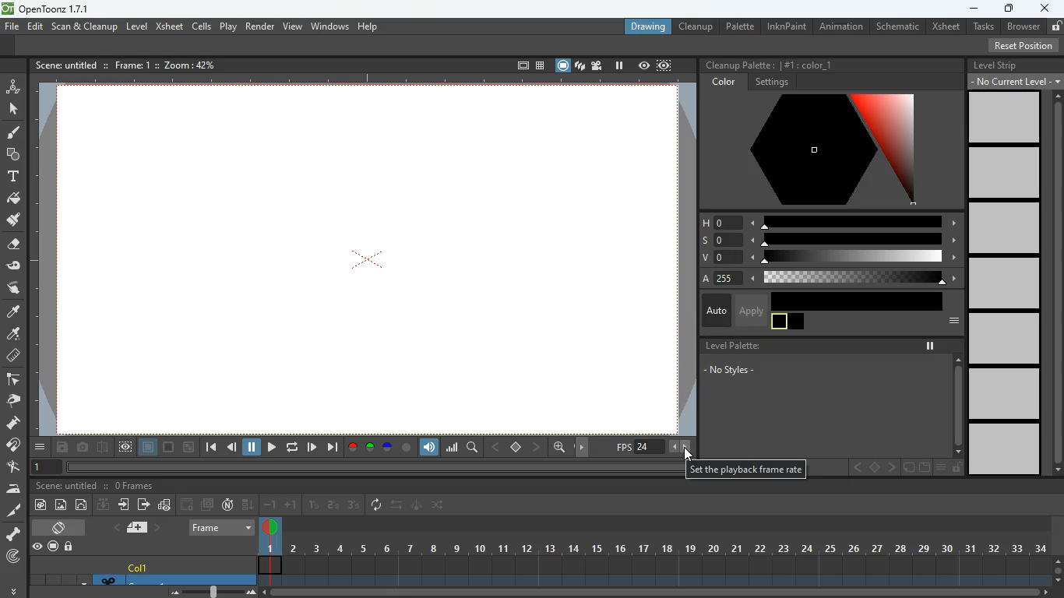 This screenshot has height=598, width=1064. What do you see at coordinates (971, 8) in the screenshot?
I see `minimize` at bounding box center [971, 8].